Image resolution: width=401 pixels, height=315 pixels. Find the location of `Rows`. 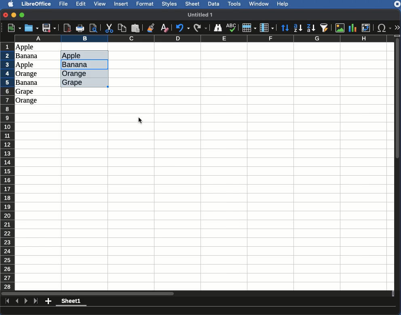

Rows is located at coordinates (8, 165).